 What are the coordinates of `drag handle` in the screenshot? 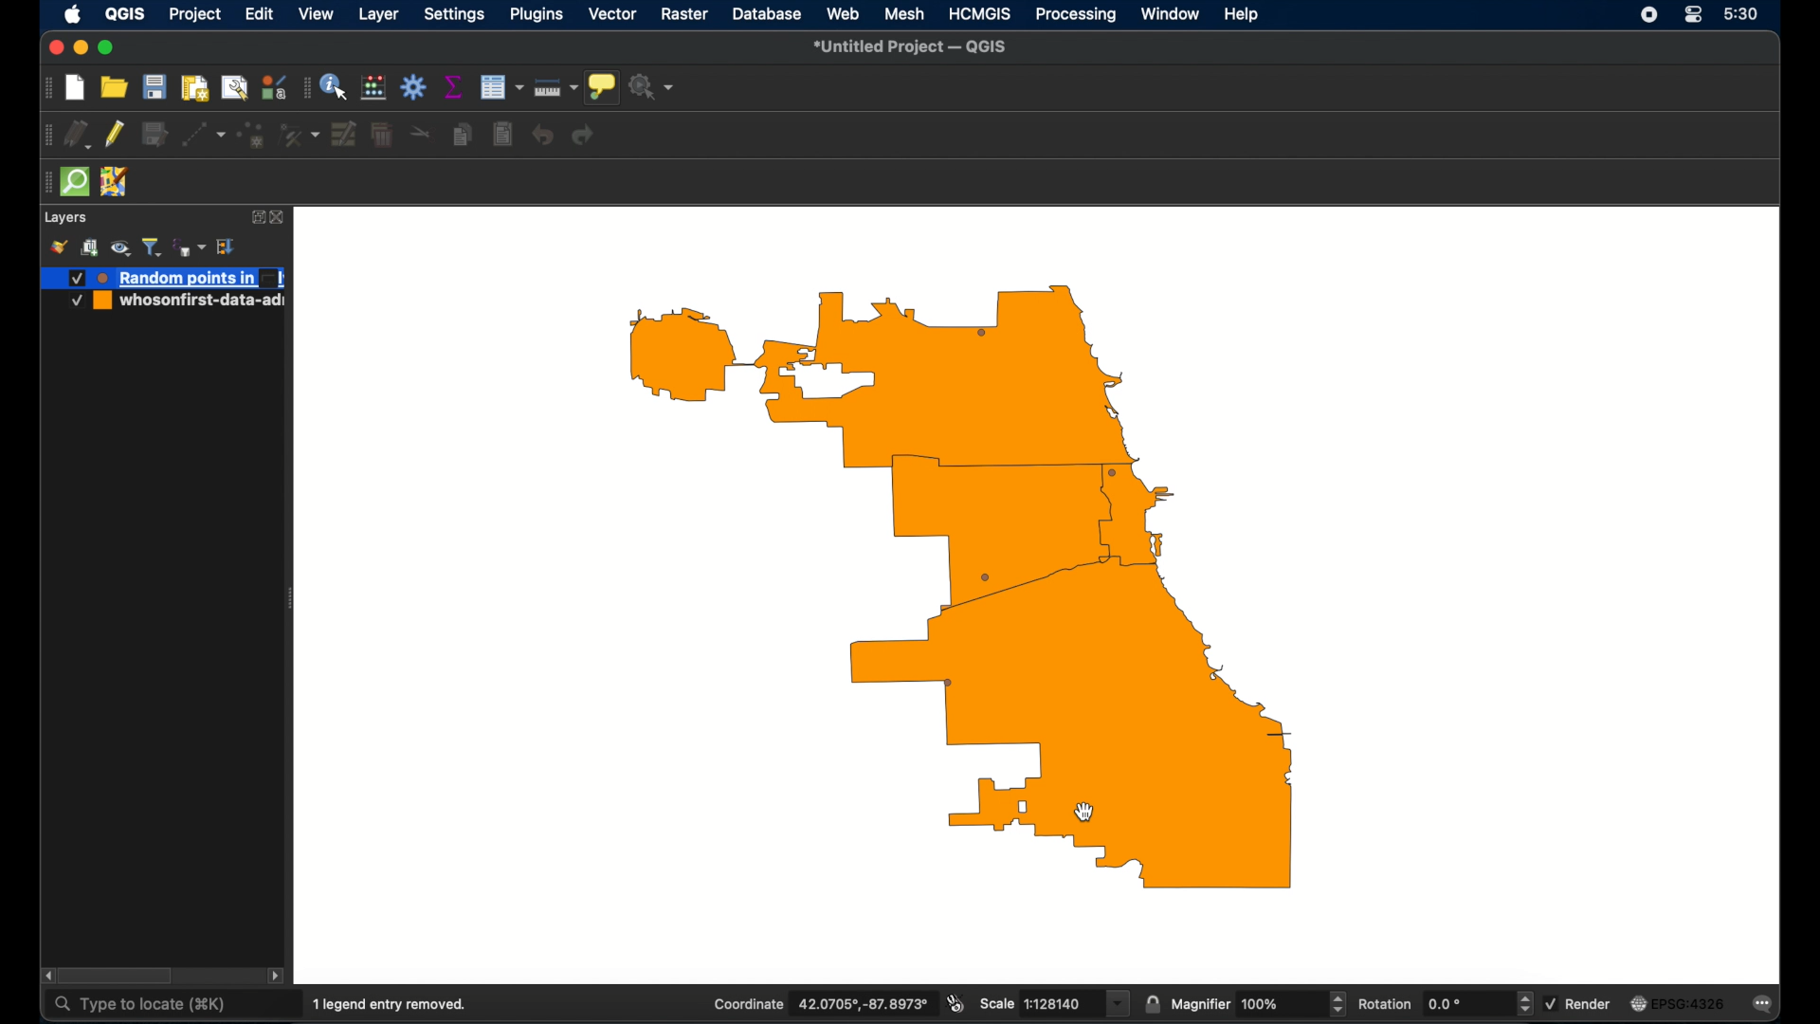 It's located at (45, 182).